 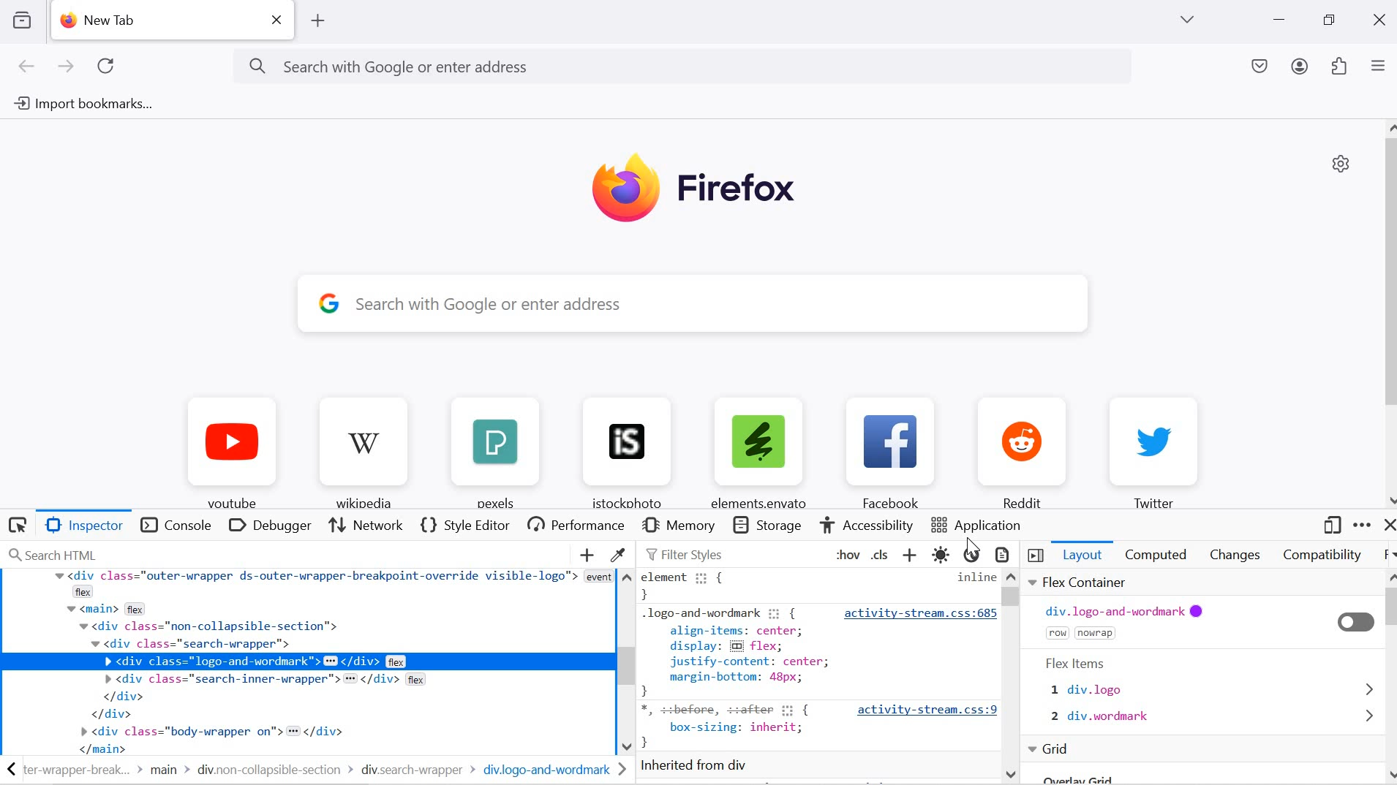 What do you see at coordinates (619, 555) in the screenshot?
I see `GRAB A COLOR FROM THE PAGE` at bounding box center [619, 555].